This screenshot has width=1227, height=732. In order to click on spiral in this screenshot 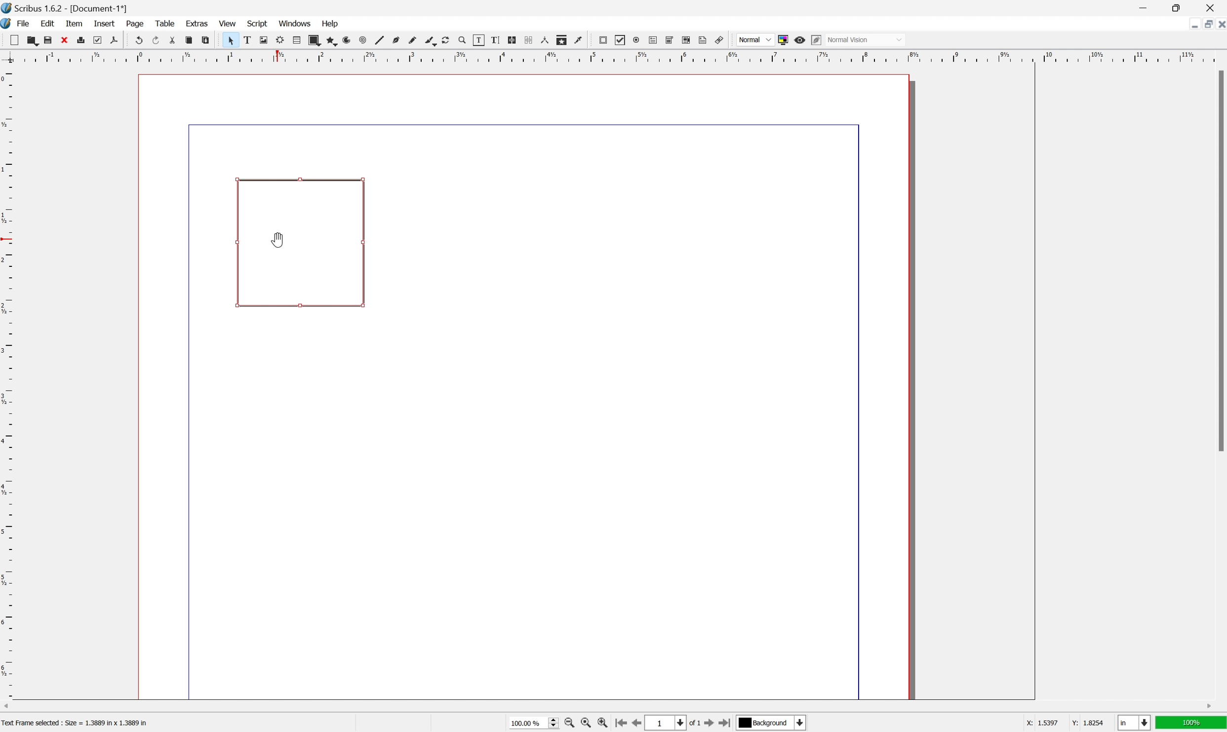, I will do `click(350, 40)`.